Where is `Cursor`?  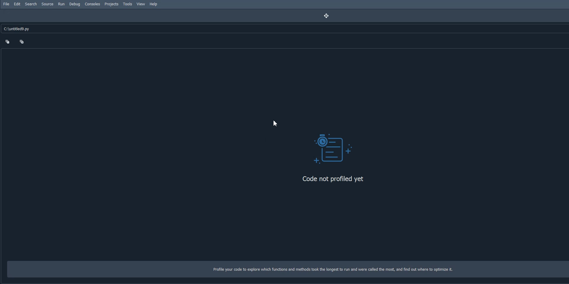
Cursor is located at coordinates (276, 123).